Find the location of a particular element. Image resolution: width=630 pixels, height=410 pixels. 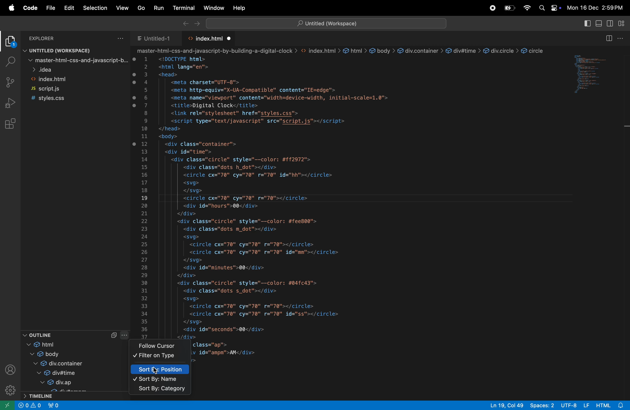

Mon 16 Dec 2:59 PM is located at coordinates (596, 8).